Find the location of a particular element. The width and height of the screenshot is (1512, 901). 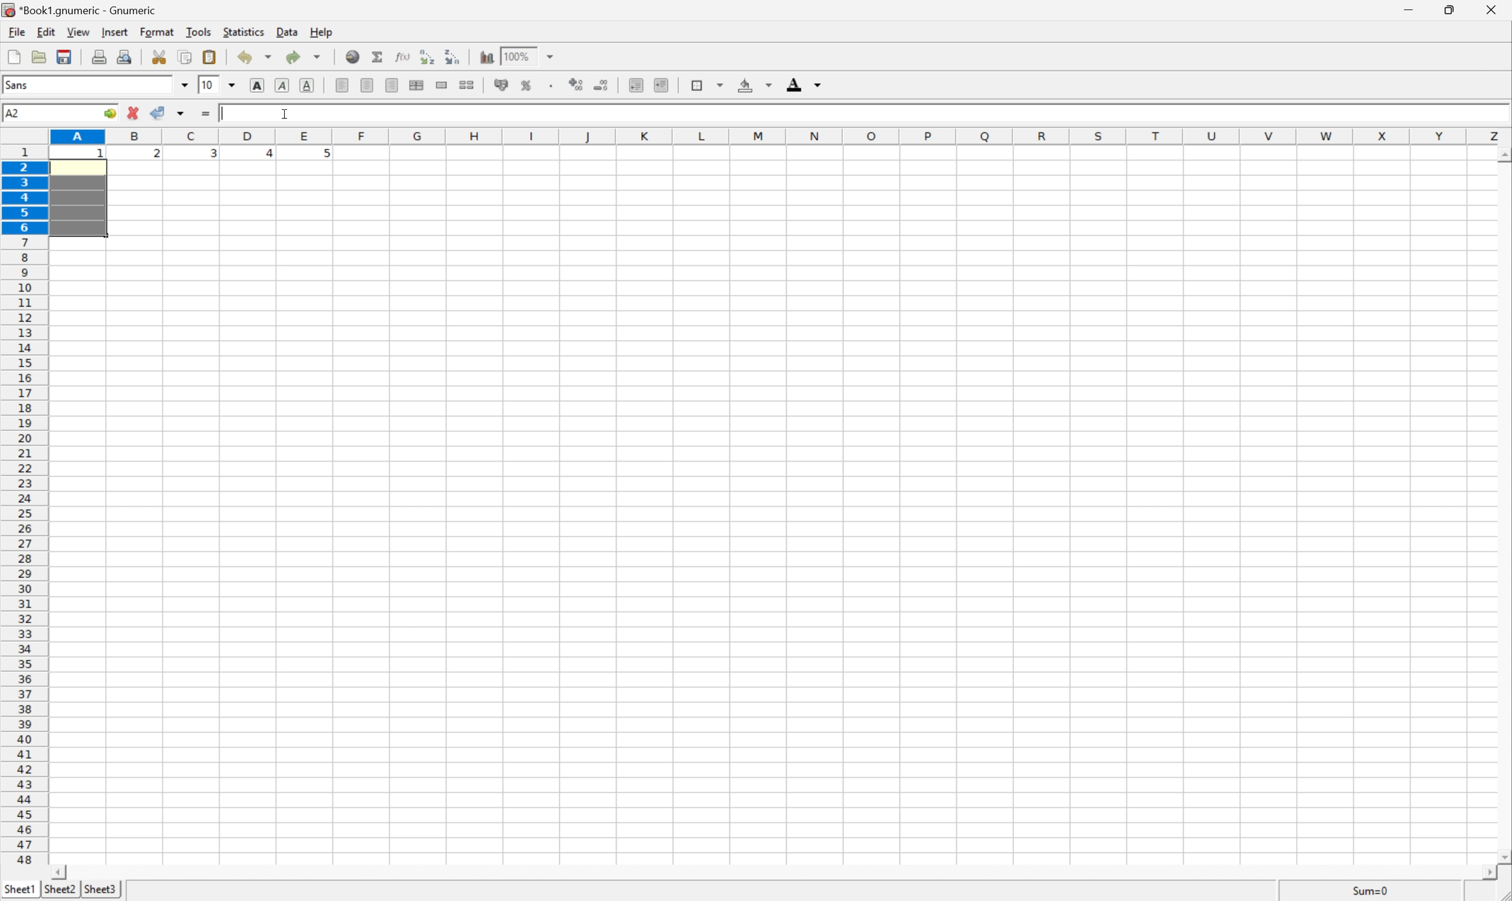

accept changes across selection is located at coordinates (180, 114).